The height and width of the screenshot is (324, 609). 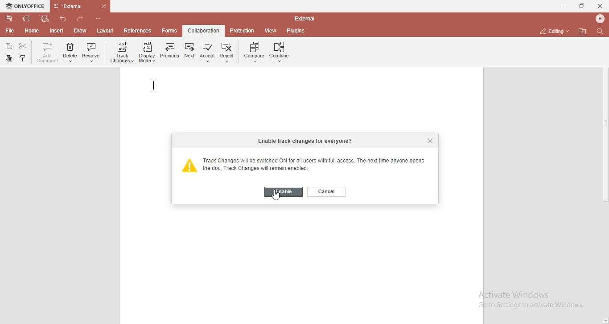 I want to click on cancel, so click(x=326, y=191).